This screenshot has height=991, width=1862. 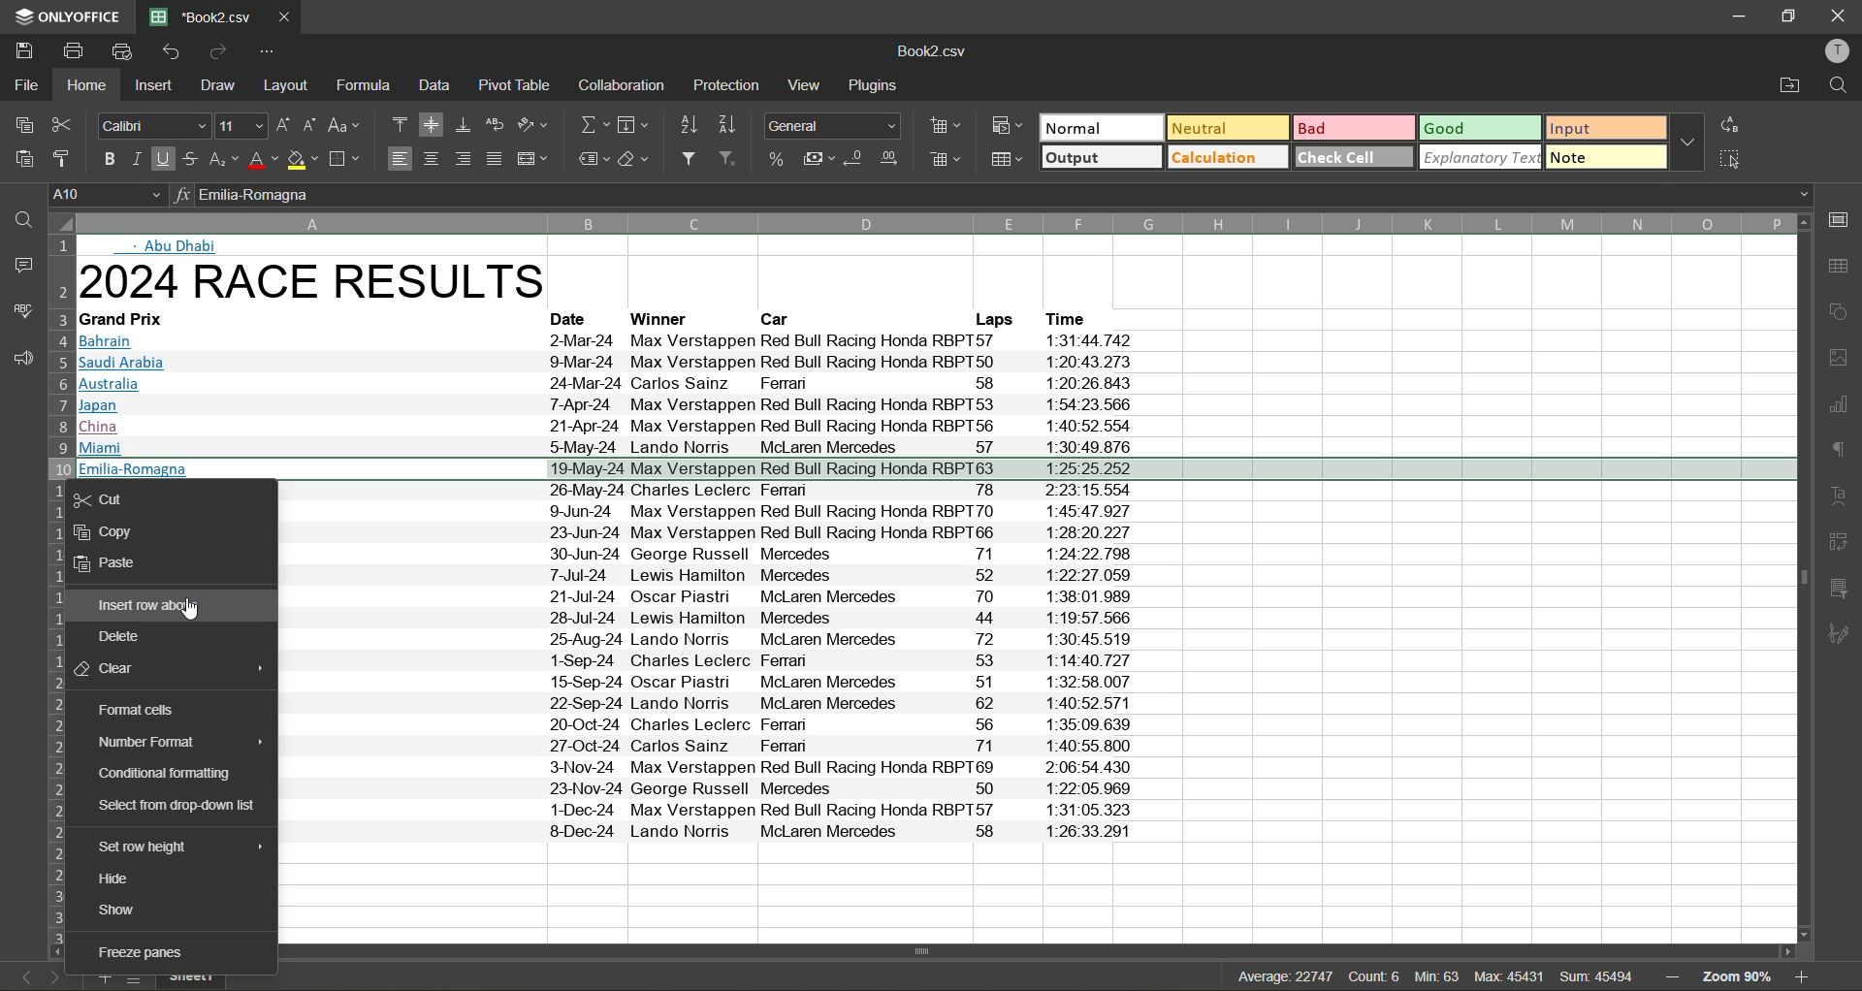 What do you see at coordinates (63, 154) in the screenshot?
I see `copy style` at bounding box center [63, 154].